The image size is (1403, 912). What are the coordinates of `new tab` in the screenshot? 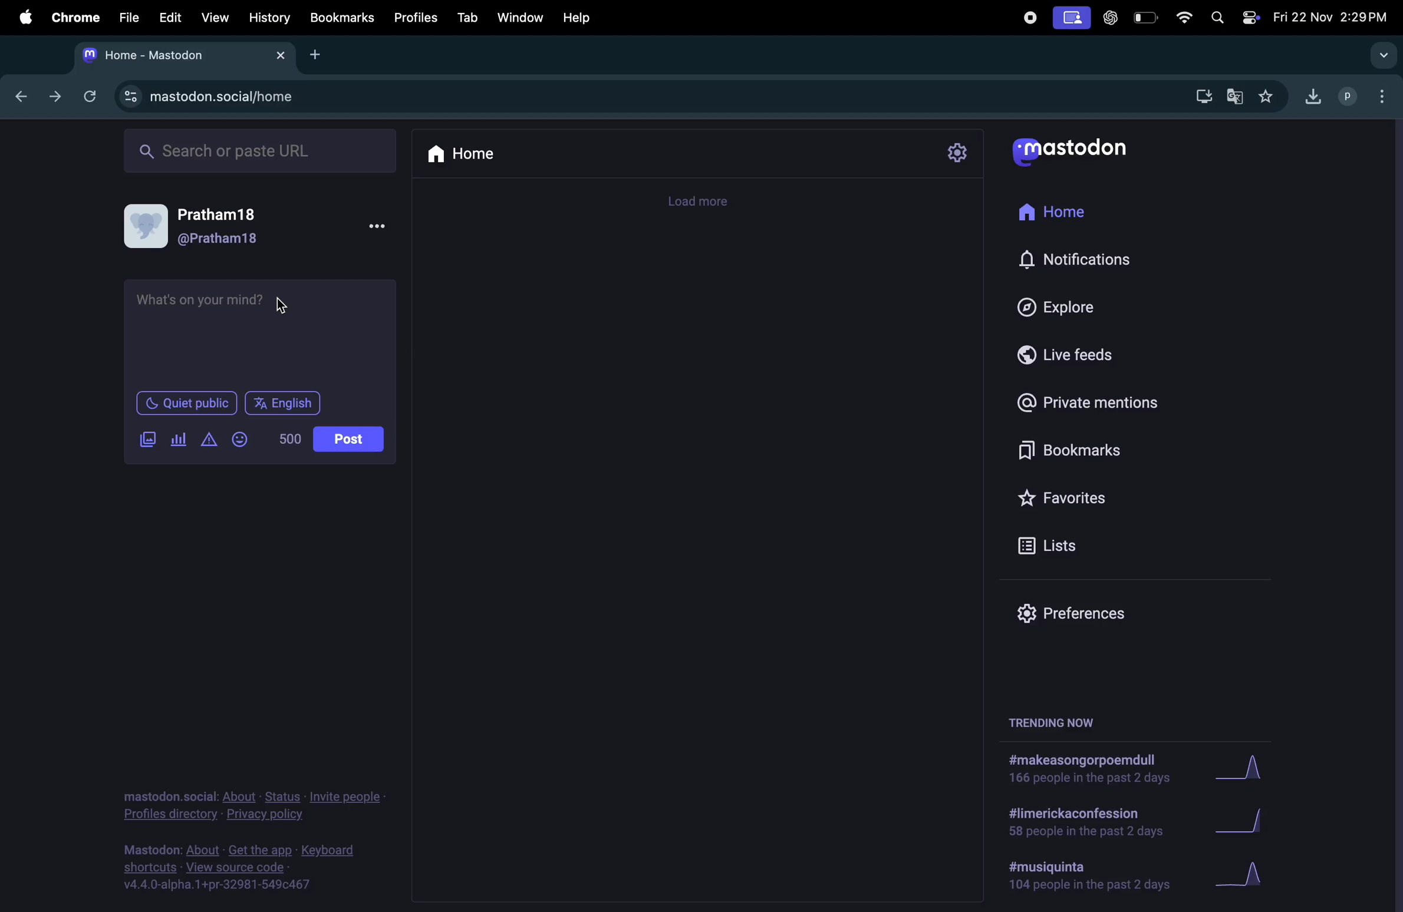 It's located at (315, 58).